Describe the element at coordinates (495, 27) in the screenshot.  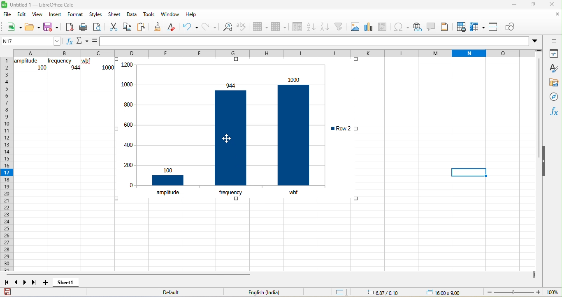
I see `split window` at that location.